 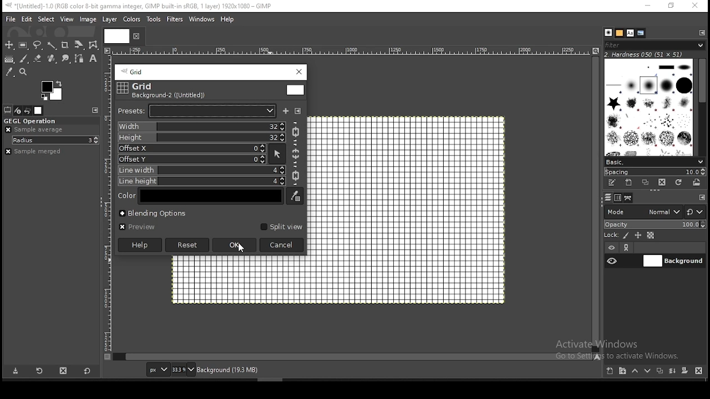 What do you see at coordinates (115, 35) in the screenshot?
I see `tab` at bounding box center [115, 35].